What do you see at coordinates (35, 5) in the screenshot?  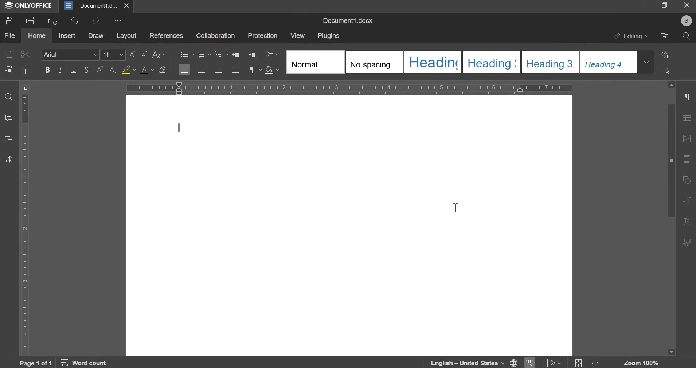 I see `ONLYOFFICE` at bounding box center [35, 5].